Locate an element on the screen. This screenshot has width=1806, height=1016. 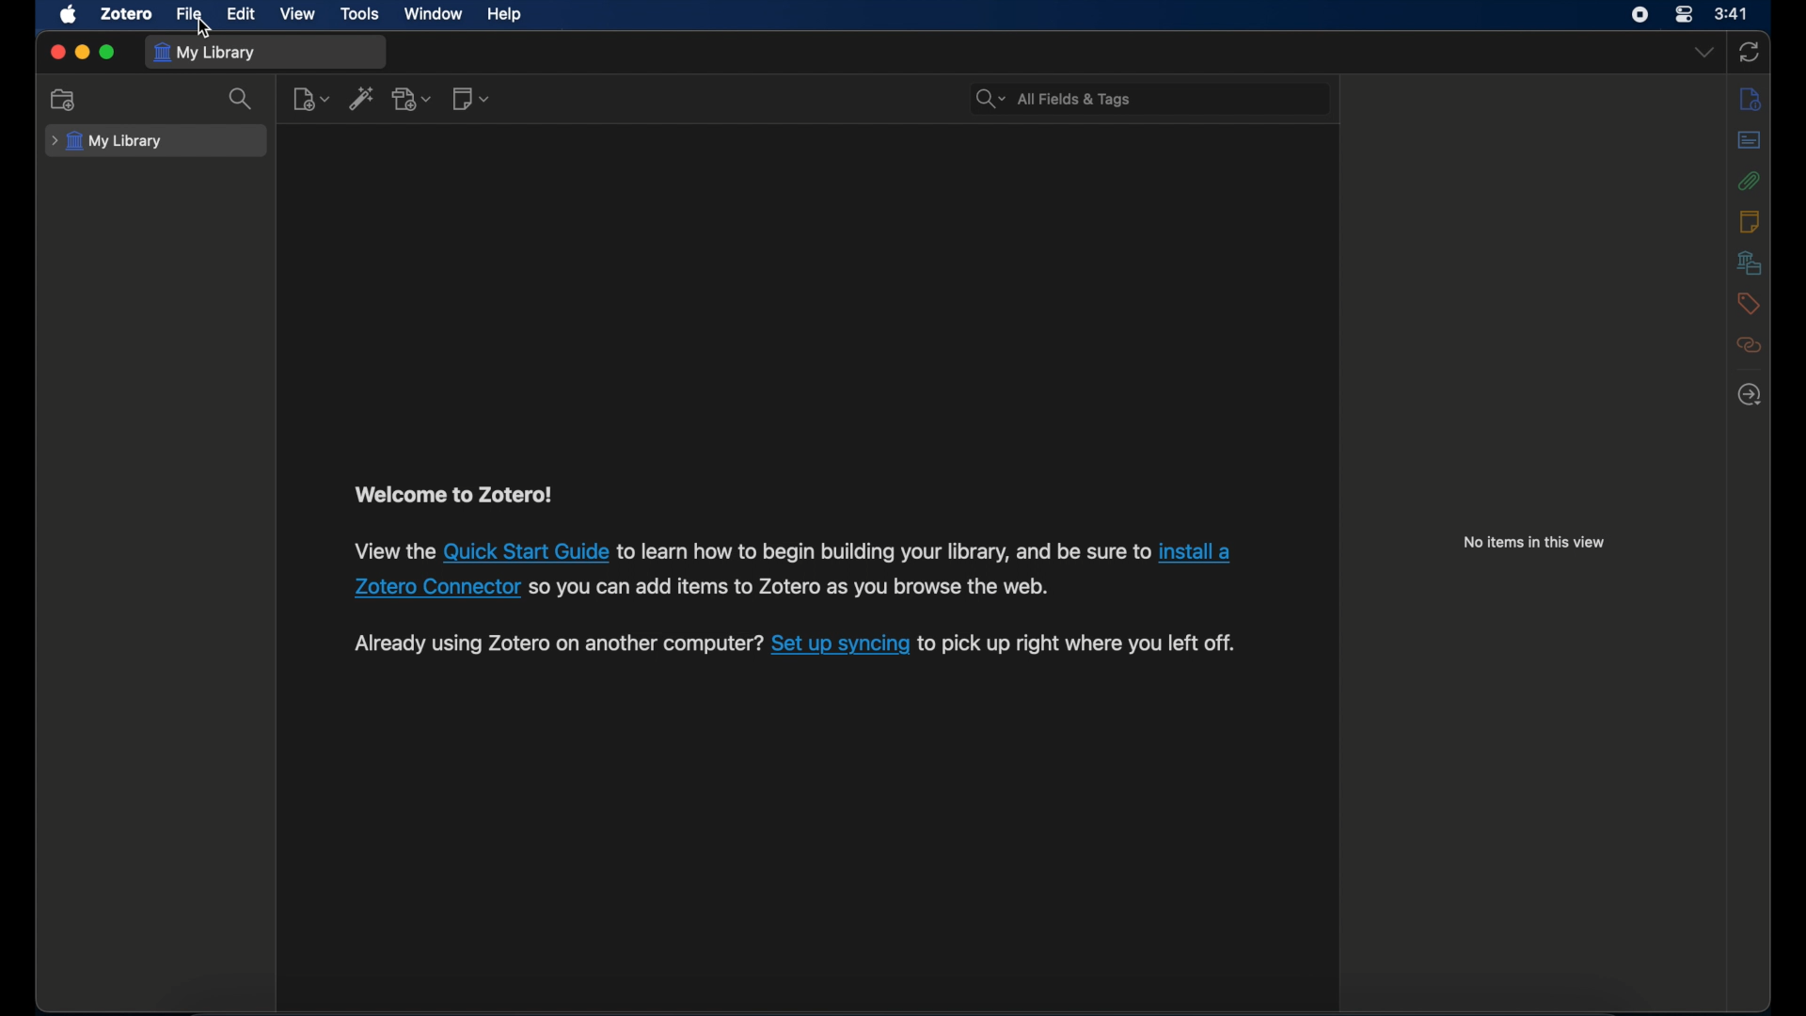
new item is located at coordinates (310, 98).